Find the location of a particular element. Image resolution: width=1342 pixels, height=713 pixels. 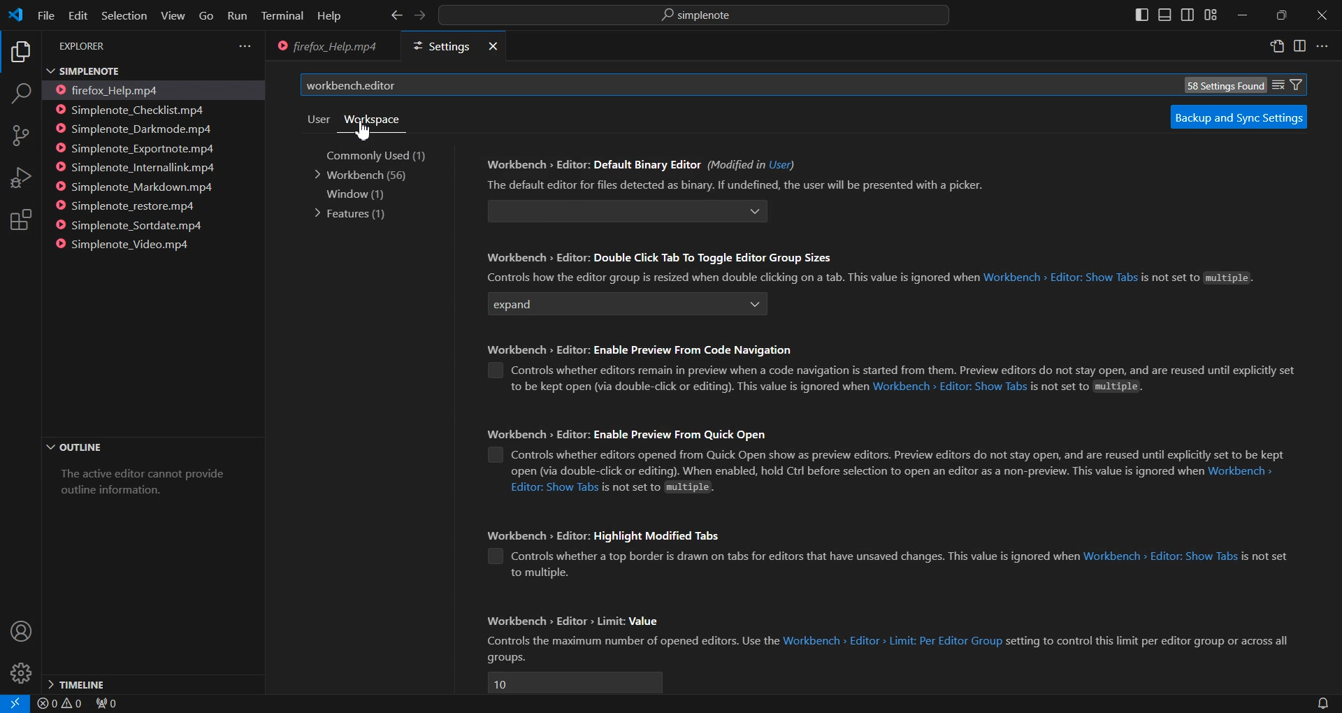

simplenote is located at coordinates (703, 17).